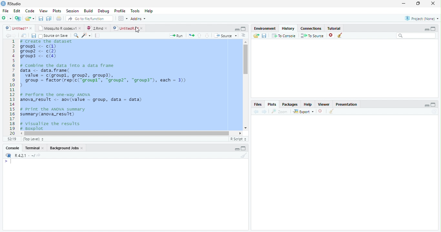 This screenshot has width=441, height=232. Describe the element at coordinates (199, 35) in the screenshot. I see `Go to previous section` at that location.